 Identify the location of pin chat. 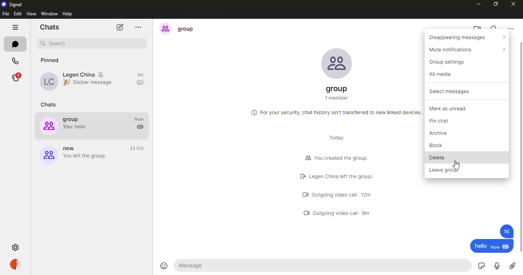
(442, 121).